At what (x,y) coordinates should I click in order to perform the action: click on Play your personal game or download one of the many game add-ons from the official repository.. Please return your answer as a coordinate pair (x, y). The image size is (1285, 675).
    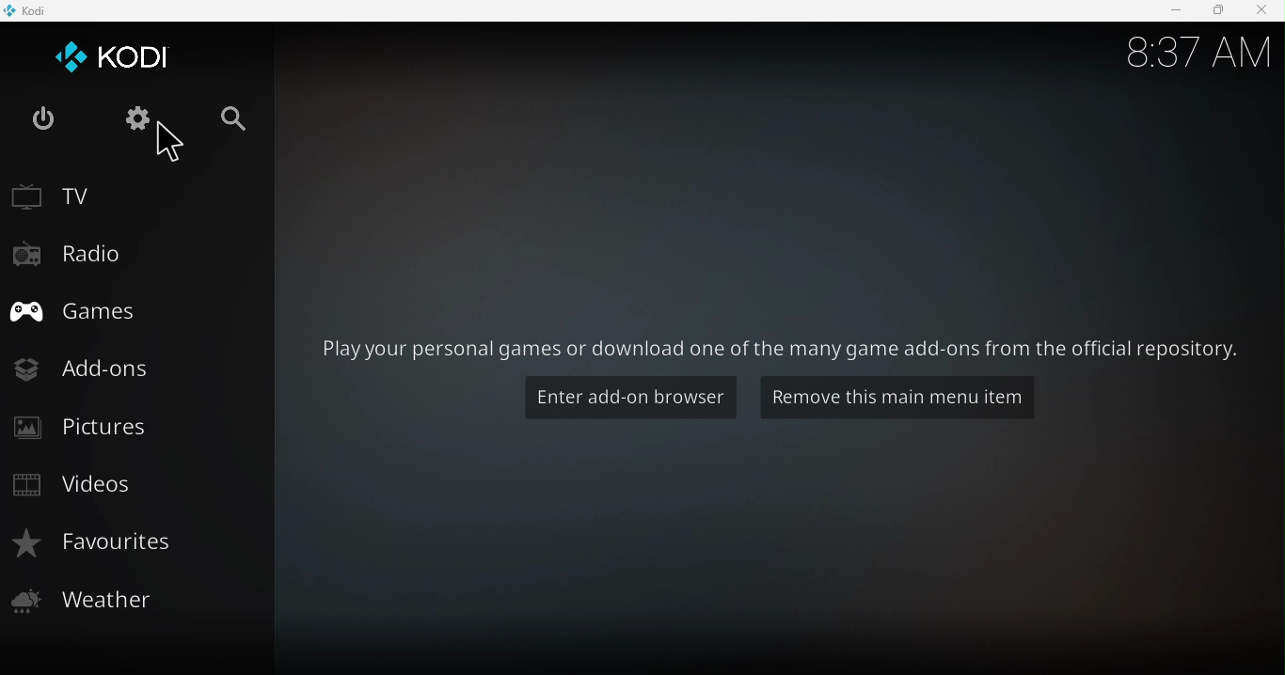
    Looking at the image, I should click on (780, 343).